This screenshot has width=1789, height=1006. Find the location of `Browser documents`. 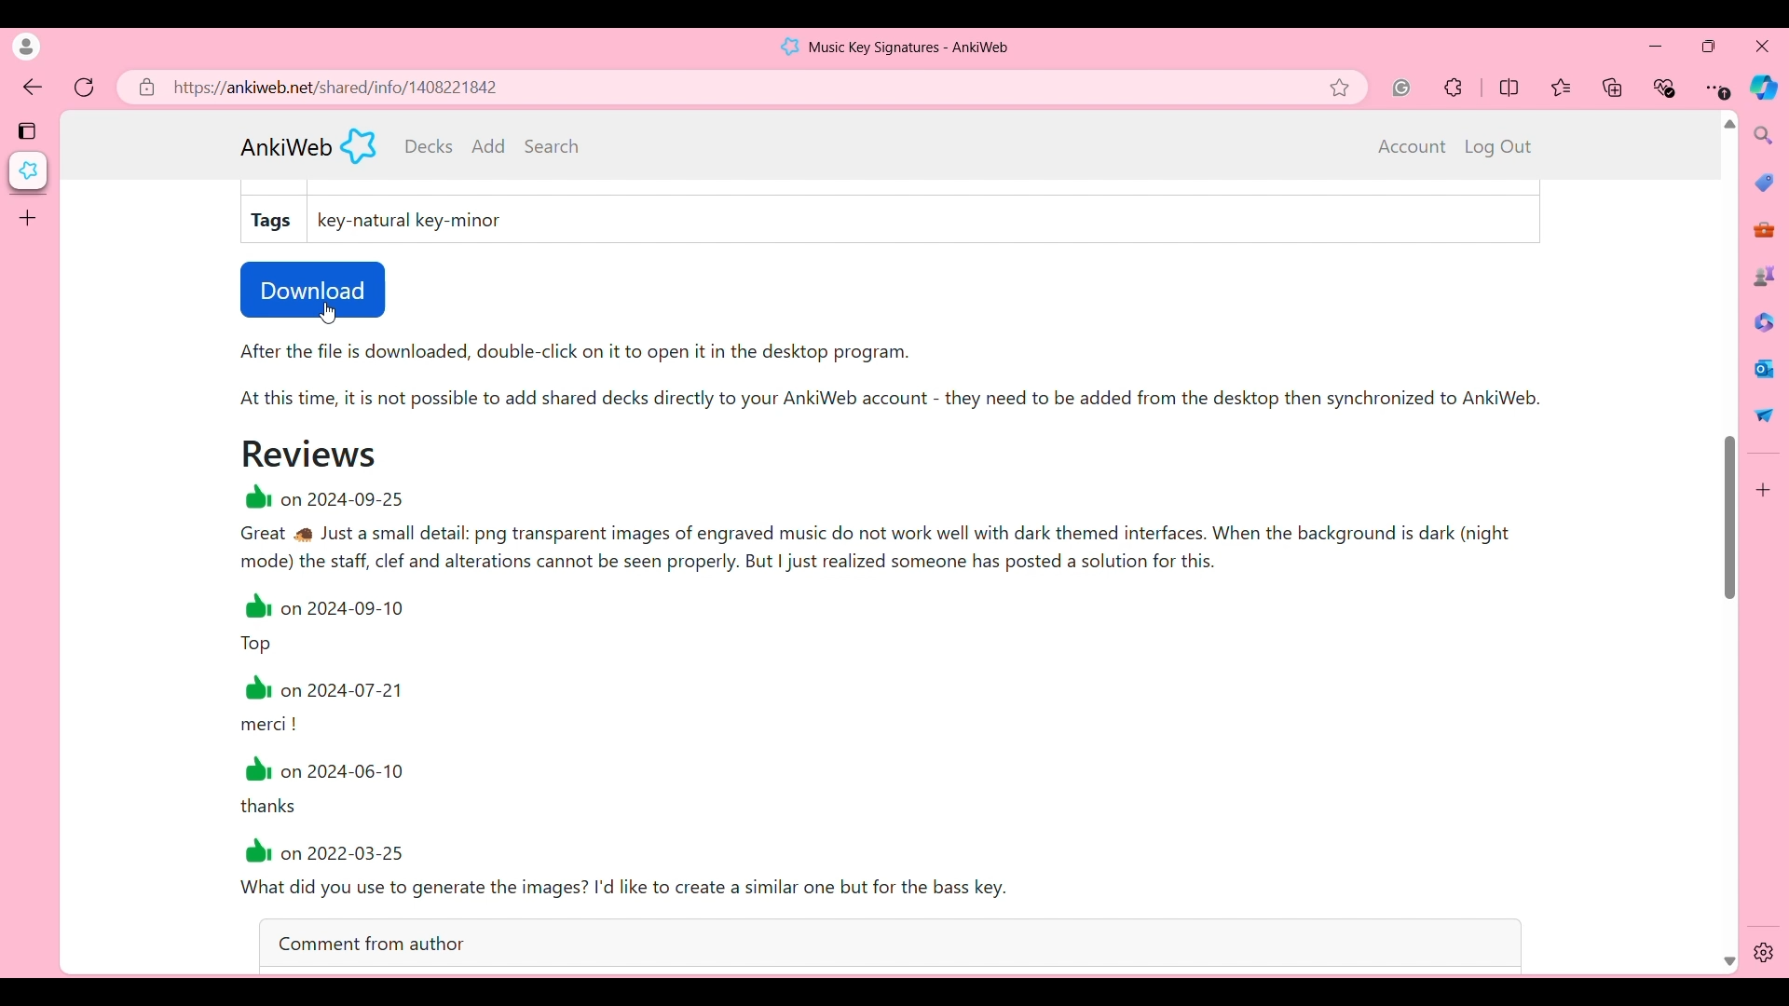

Browser documents is located at coordinates (1763, 321).